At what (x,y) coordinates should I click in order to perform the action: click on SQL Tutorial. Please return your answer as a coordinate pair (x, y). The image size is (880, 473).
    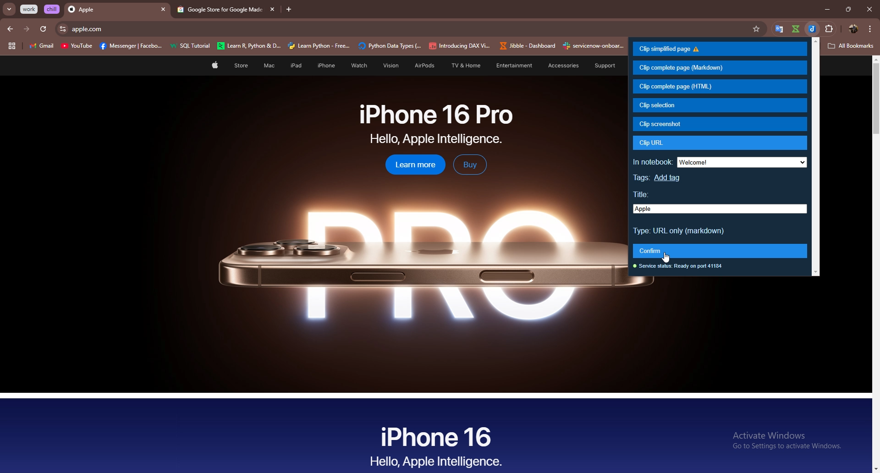
    Looking at the image, I should click on (193, 47).